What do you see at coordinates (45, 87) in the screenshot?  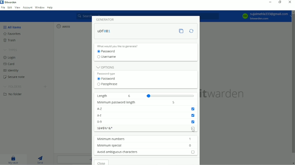 I see `Create folder` at bounding box center [45, 87].